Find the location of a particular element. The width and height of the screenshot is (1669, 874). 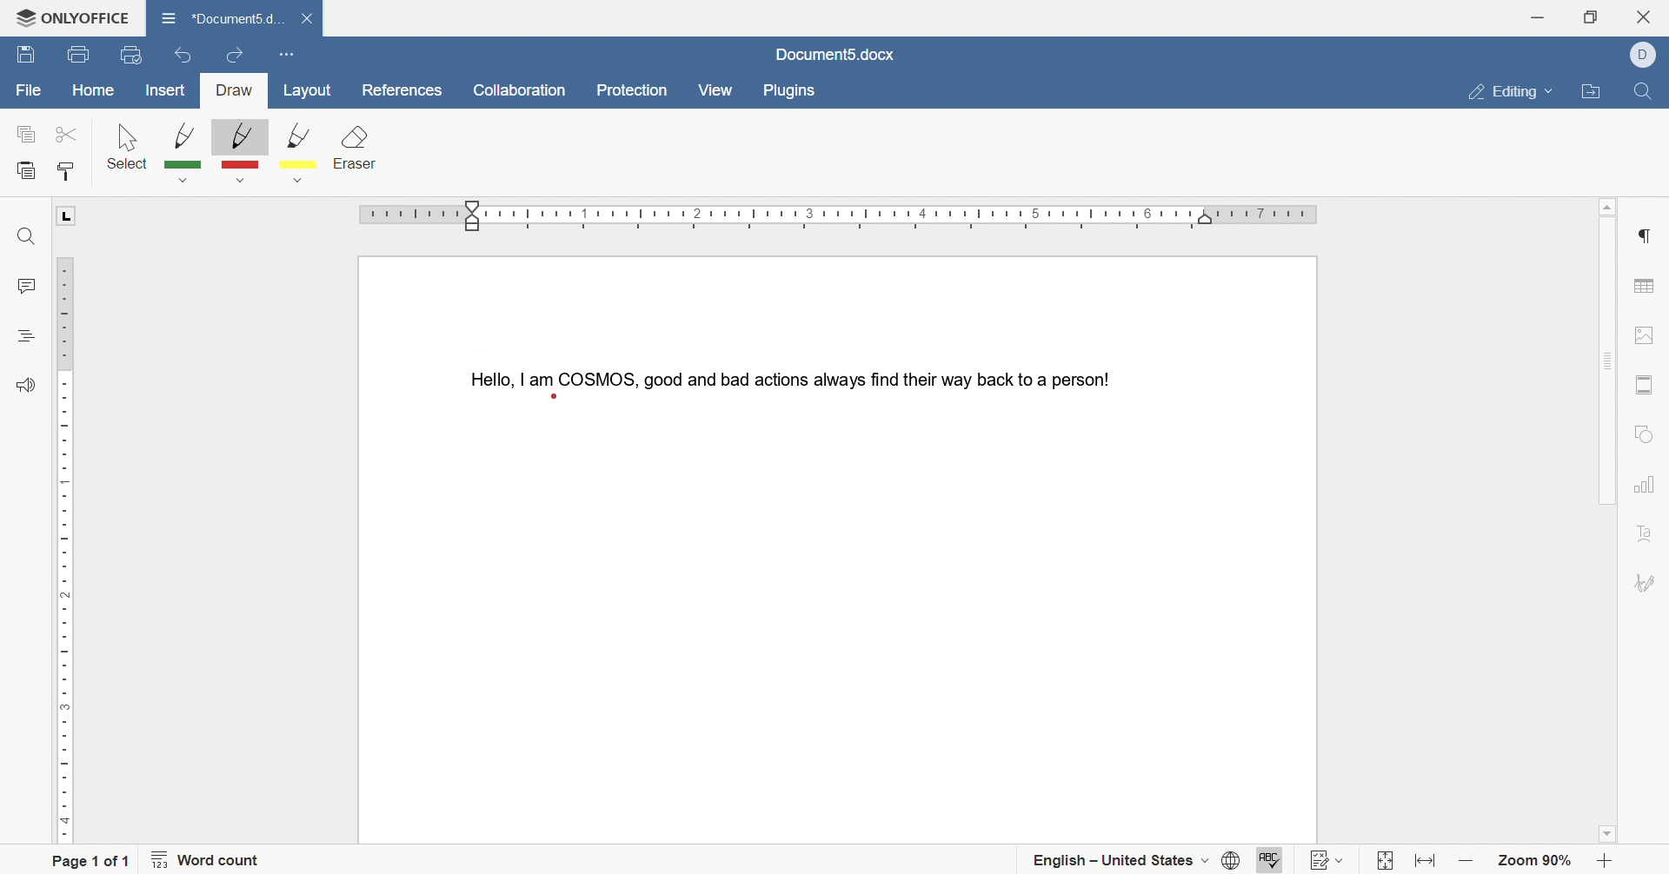

headings is located at coordinates (26, 334).